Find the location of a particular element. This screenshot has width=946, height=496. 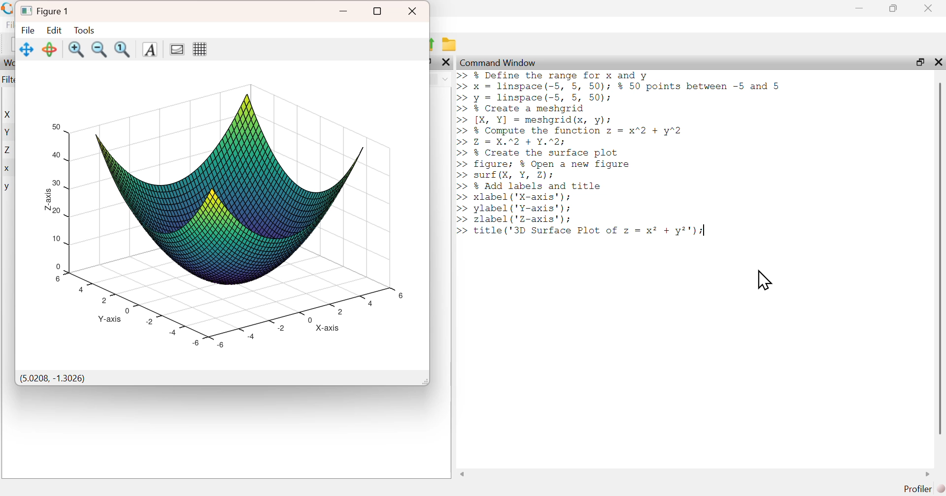

maximize is located at coordinates (919, 62).